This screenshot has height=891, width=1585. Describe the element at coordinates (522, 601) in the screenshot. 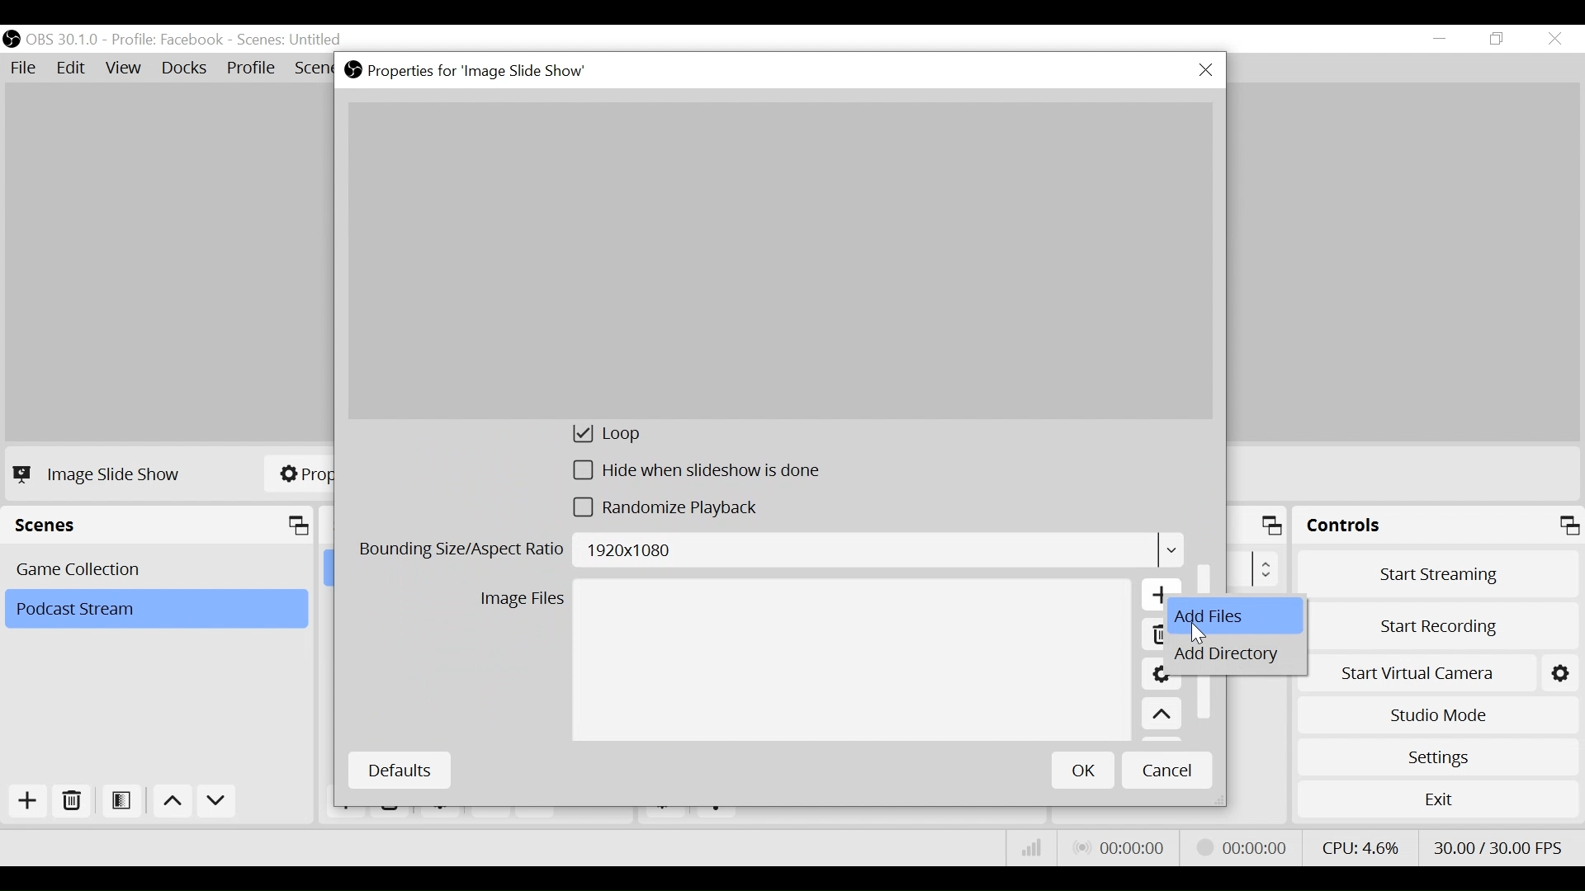

I see `Image Files` at that location.